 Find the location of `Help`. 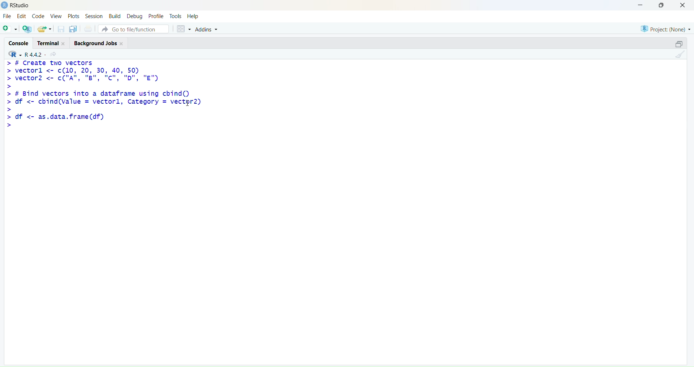

Help is located at coordinates (193, 16).